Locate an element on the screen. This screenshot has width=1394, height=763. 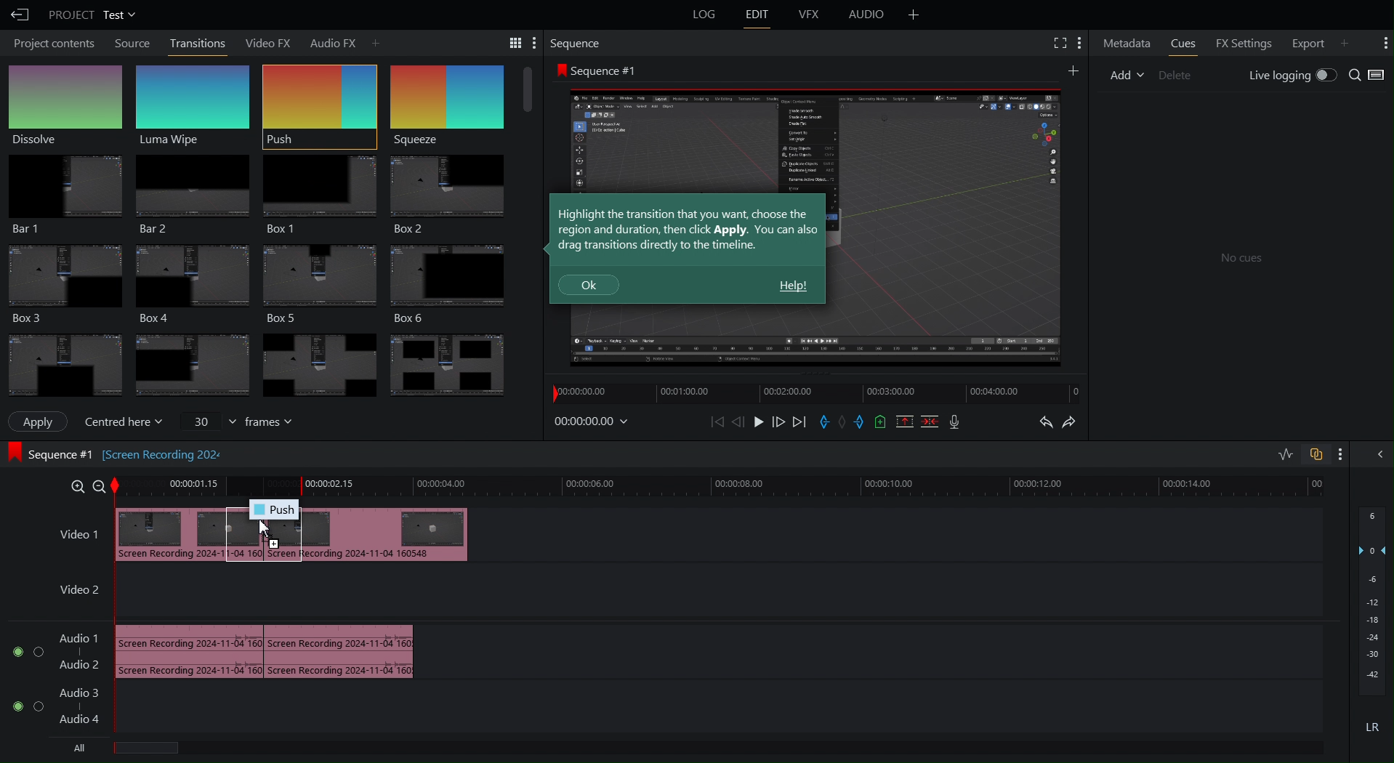
toggle is located at coordinates (12, 705).